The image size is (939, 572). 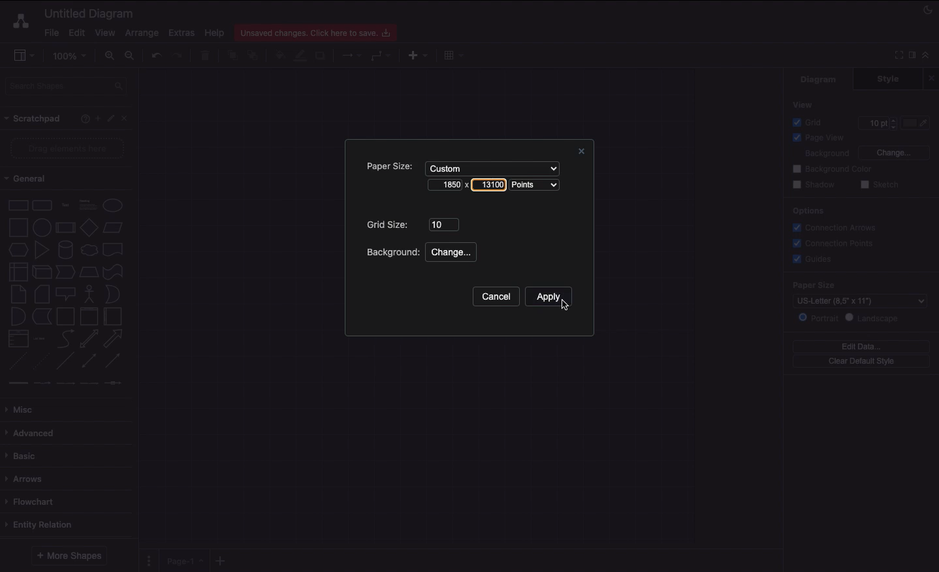 I want to click on Collapse expand, so click(x=929, y=58).